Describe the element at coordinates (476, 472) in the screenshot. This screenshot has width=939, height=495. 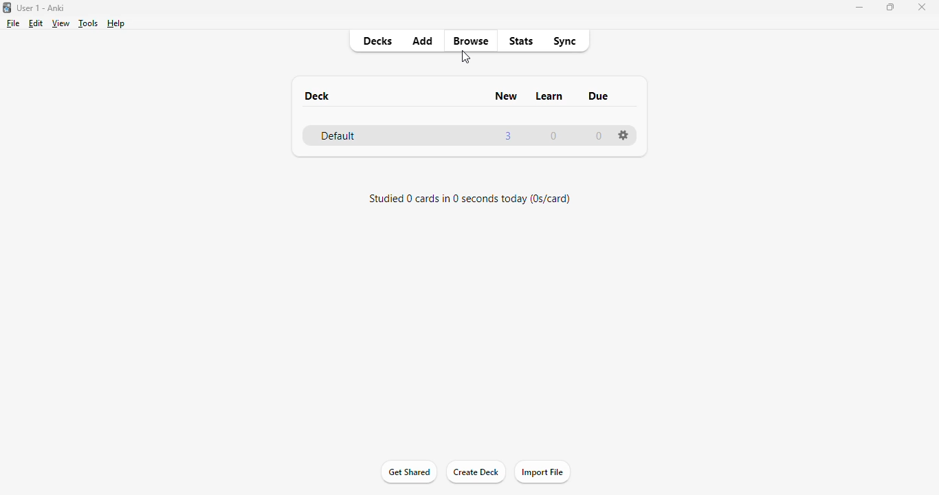
I see `create deck` at that location.